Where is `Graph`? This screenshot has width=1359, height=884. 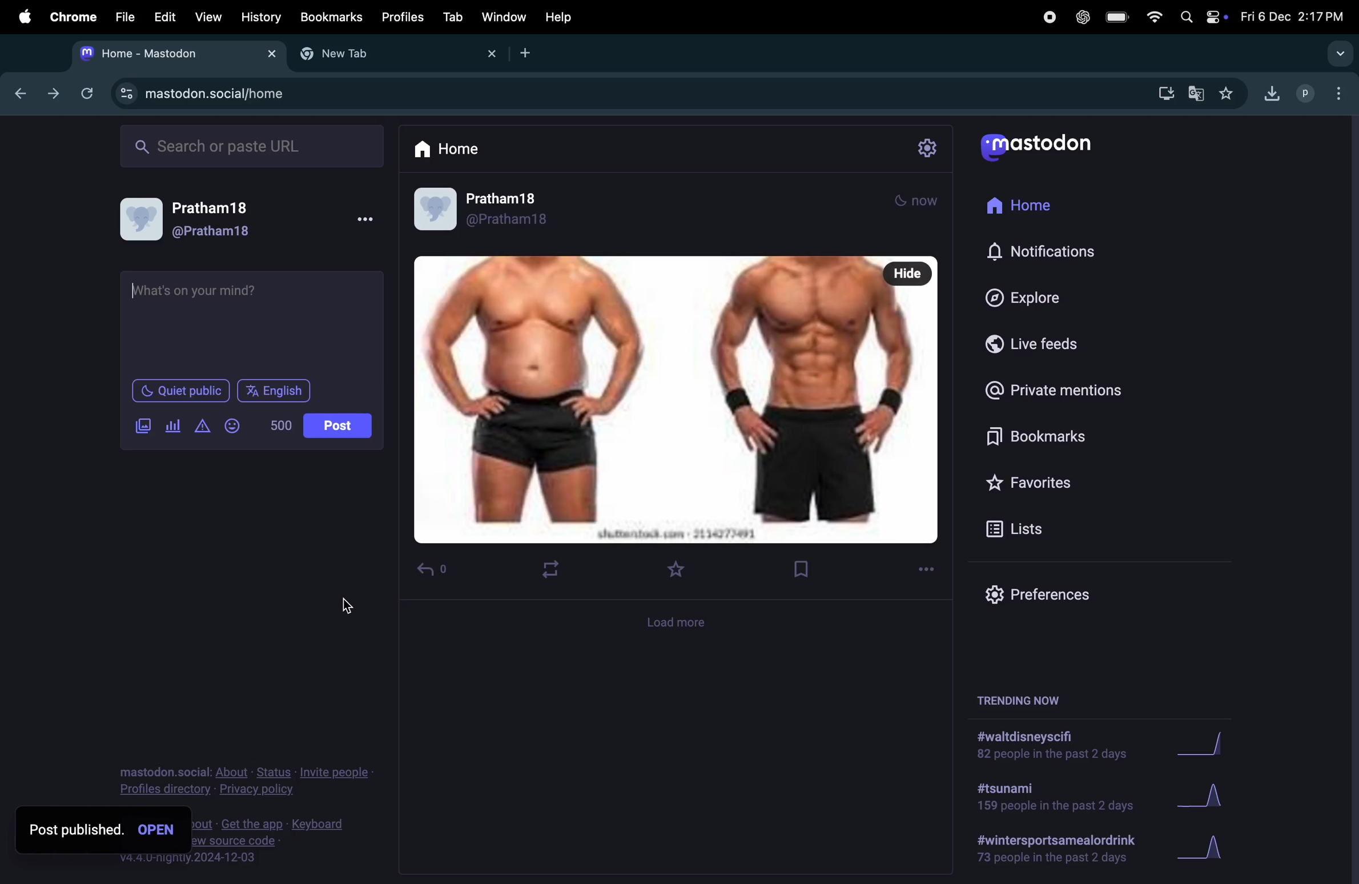
Graph is located at coordinates (1217, 742).